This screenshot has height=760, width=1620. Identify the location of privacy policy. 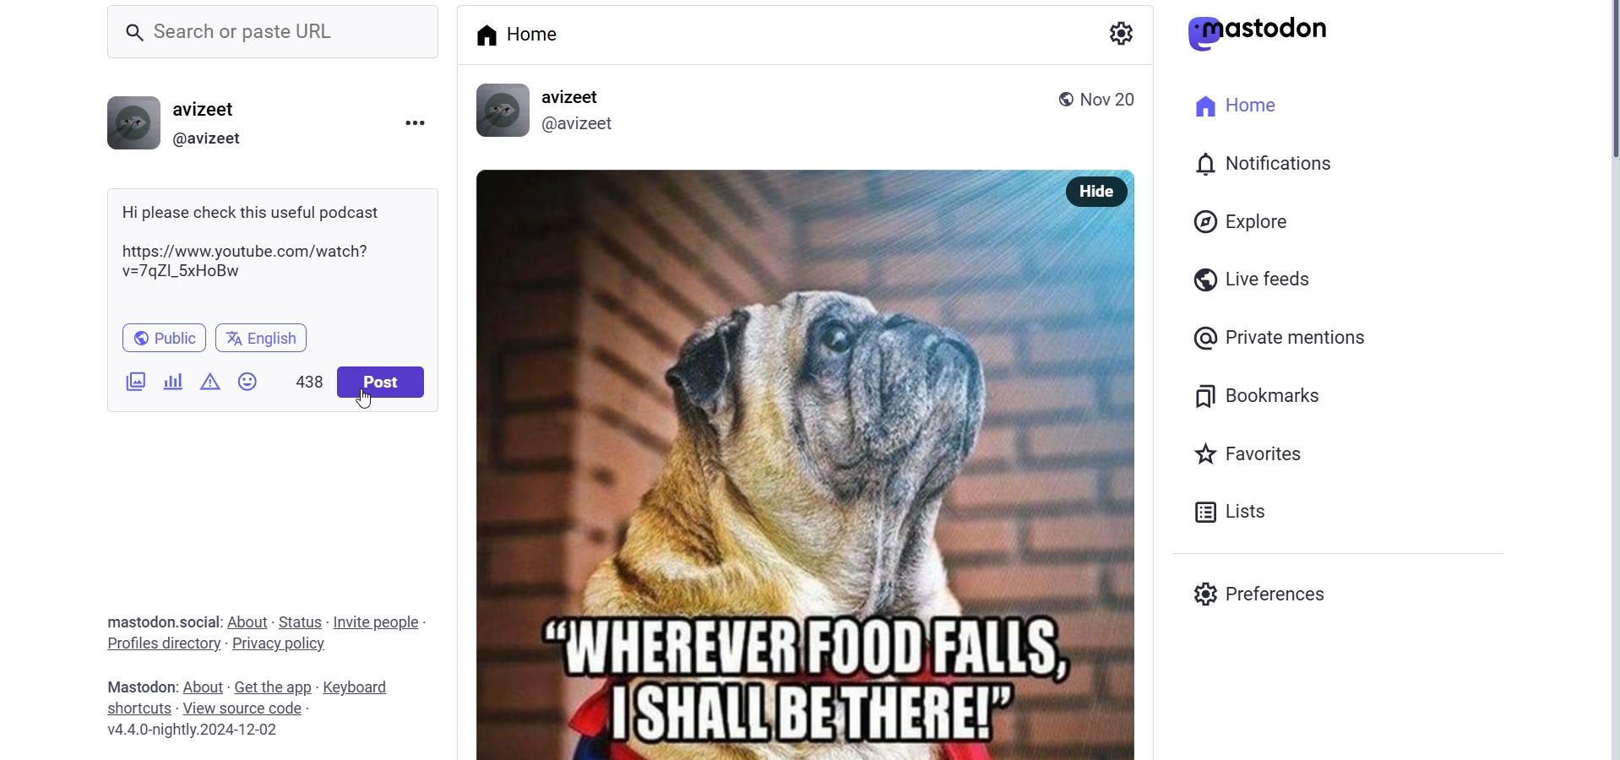
(281, 644).